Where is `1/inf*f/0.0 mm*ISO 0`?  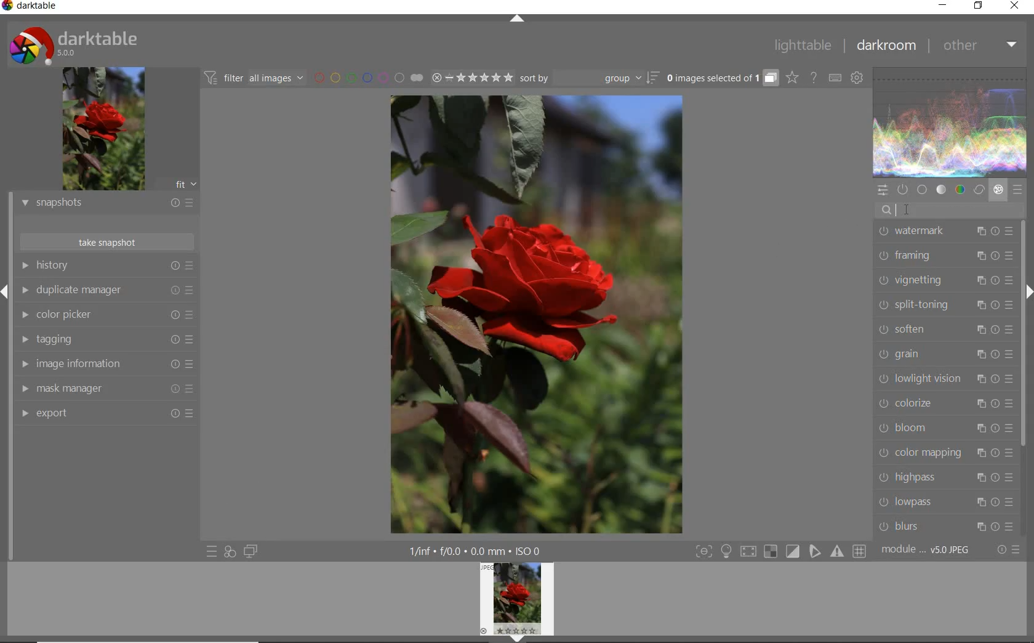
1/inf*f/0.0 mm*ISO 0 is located at coordinates (479, 551).